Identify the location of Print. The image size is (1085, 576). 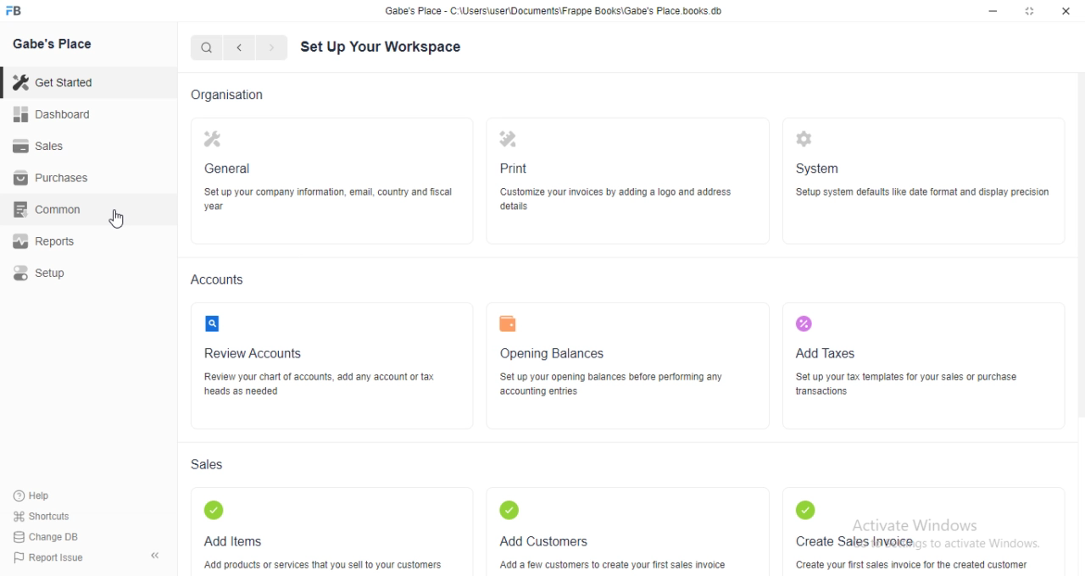
(512, 152).